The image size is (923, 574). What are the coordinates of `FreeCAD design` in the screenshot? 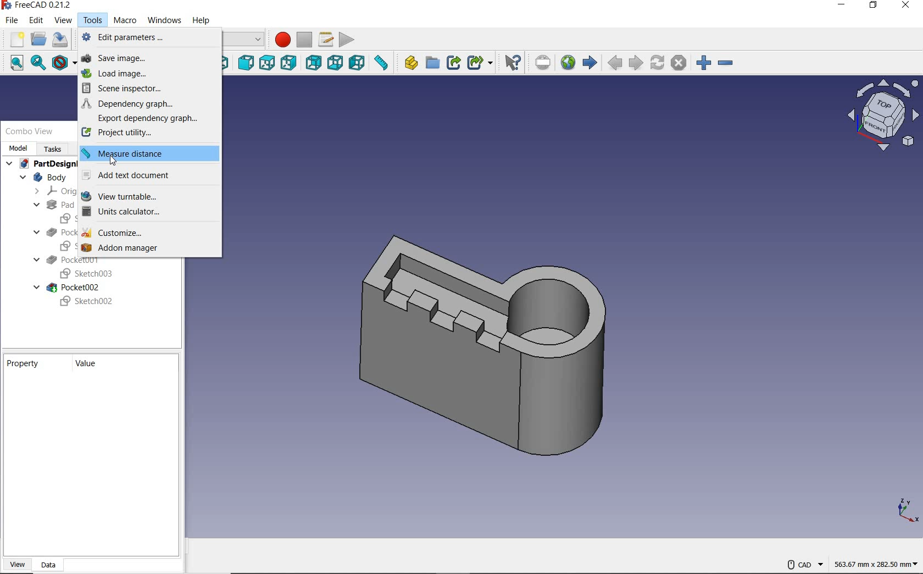 It's located at (486, 336).